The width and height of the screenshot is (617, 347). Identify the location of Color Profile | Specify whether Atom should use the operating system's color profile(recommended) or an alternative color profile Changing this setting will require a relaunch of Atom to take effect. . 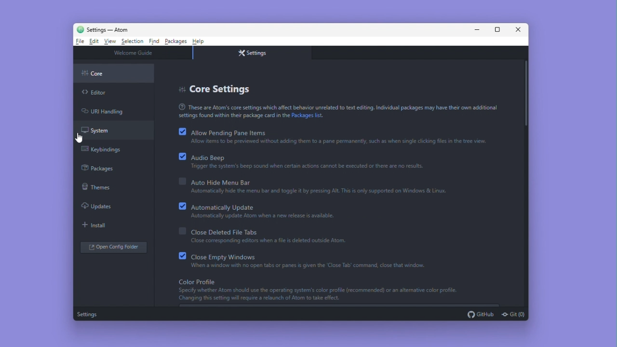
(316, 290).